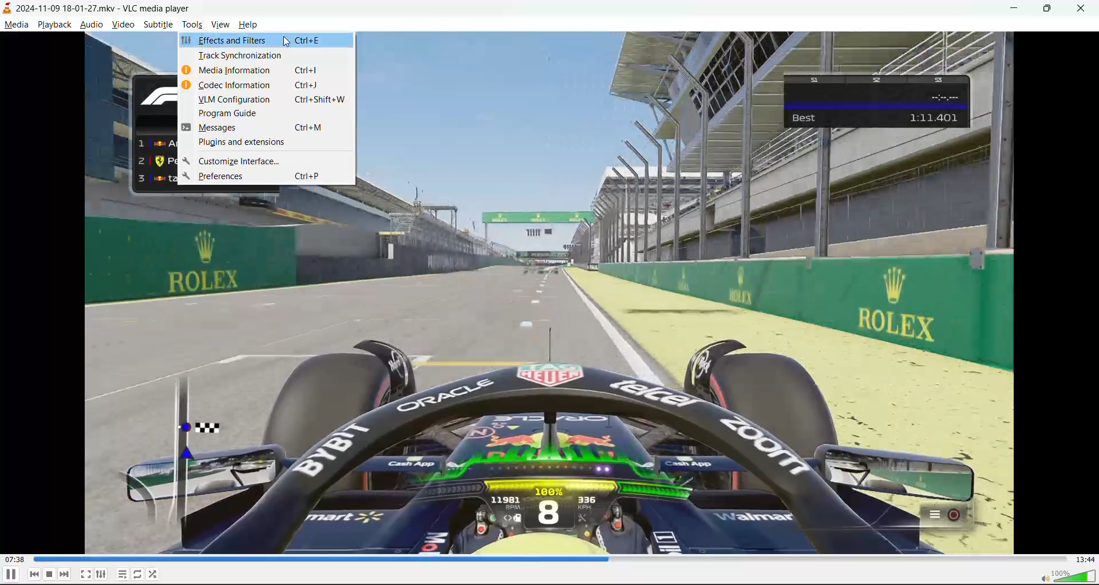 The height and width of the screenshot is (585, 1099). What do you see at coordinates (1085, 560) in the screenshot?
I see `total track time` at bounding box center [1085, 560].